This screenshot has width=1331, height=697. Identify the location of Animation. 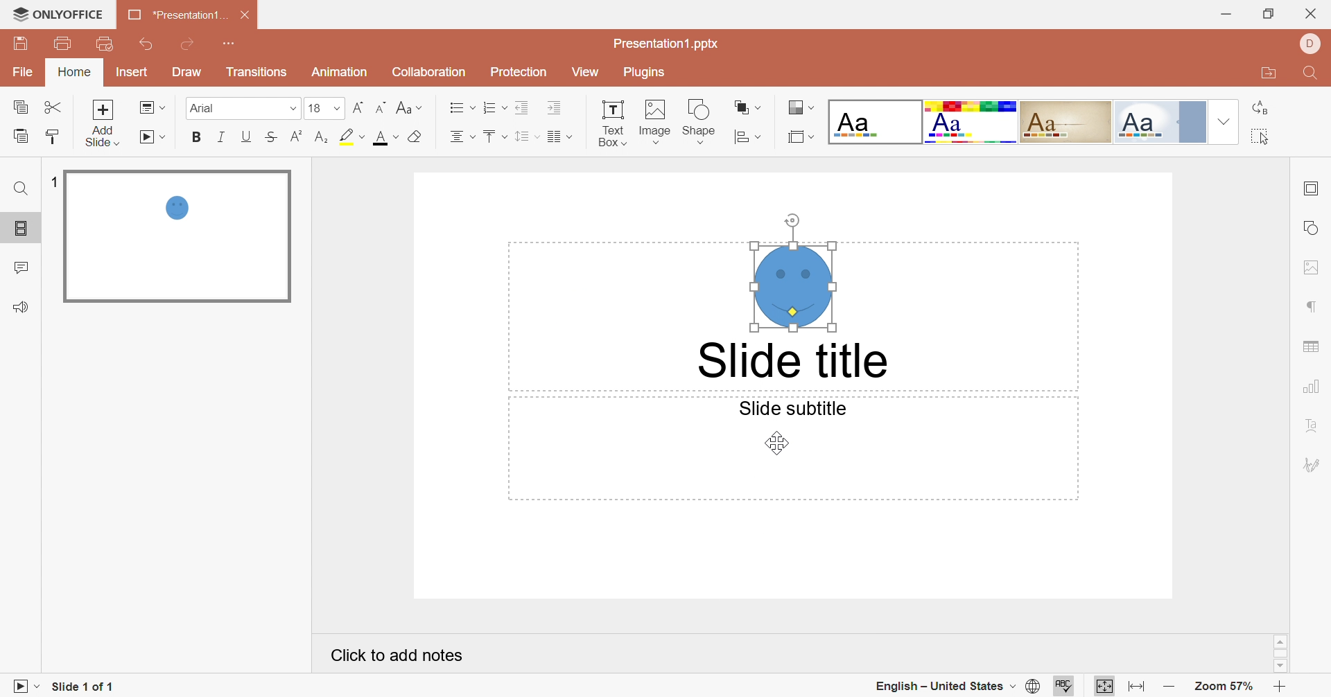
(338, 76).